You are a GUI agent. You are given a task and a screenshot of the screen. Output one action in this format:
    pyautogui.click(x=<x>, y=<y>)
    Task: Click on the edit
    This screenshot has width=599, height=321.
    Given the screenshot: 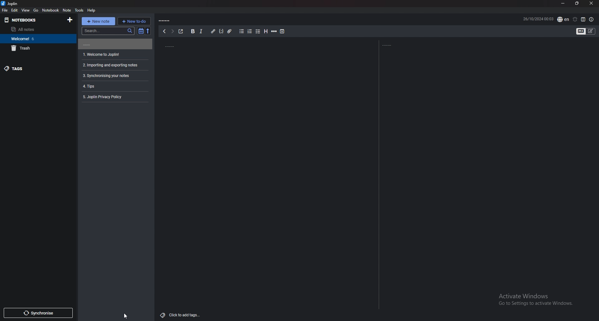 What is the action you would take?
    pyautogui.click(x=15, y=10)
    